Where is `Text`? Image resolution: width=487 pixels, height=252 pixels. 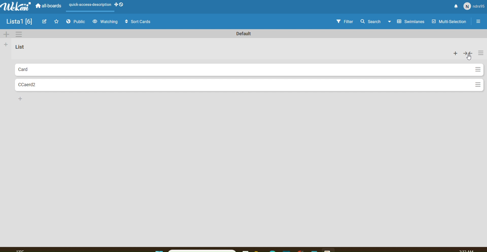
Text is located at coordinates (240, 33).